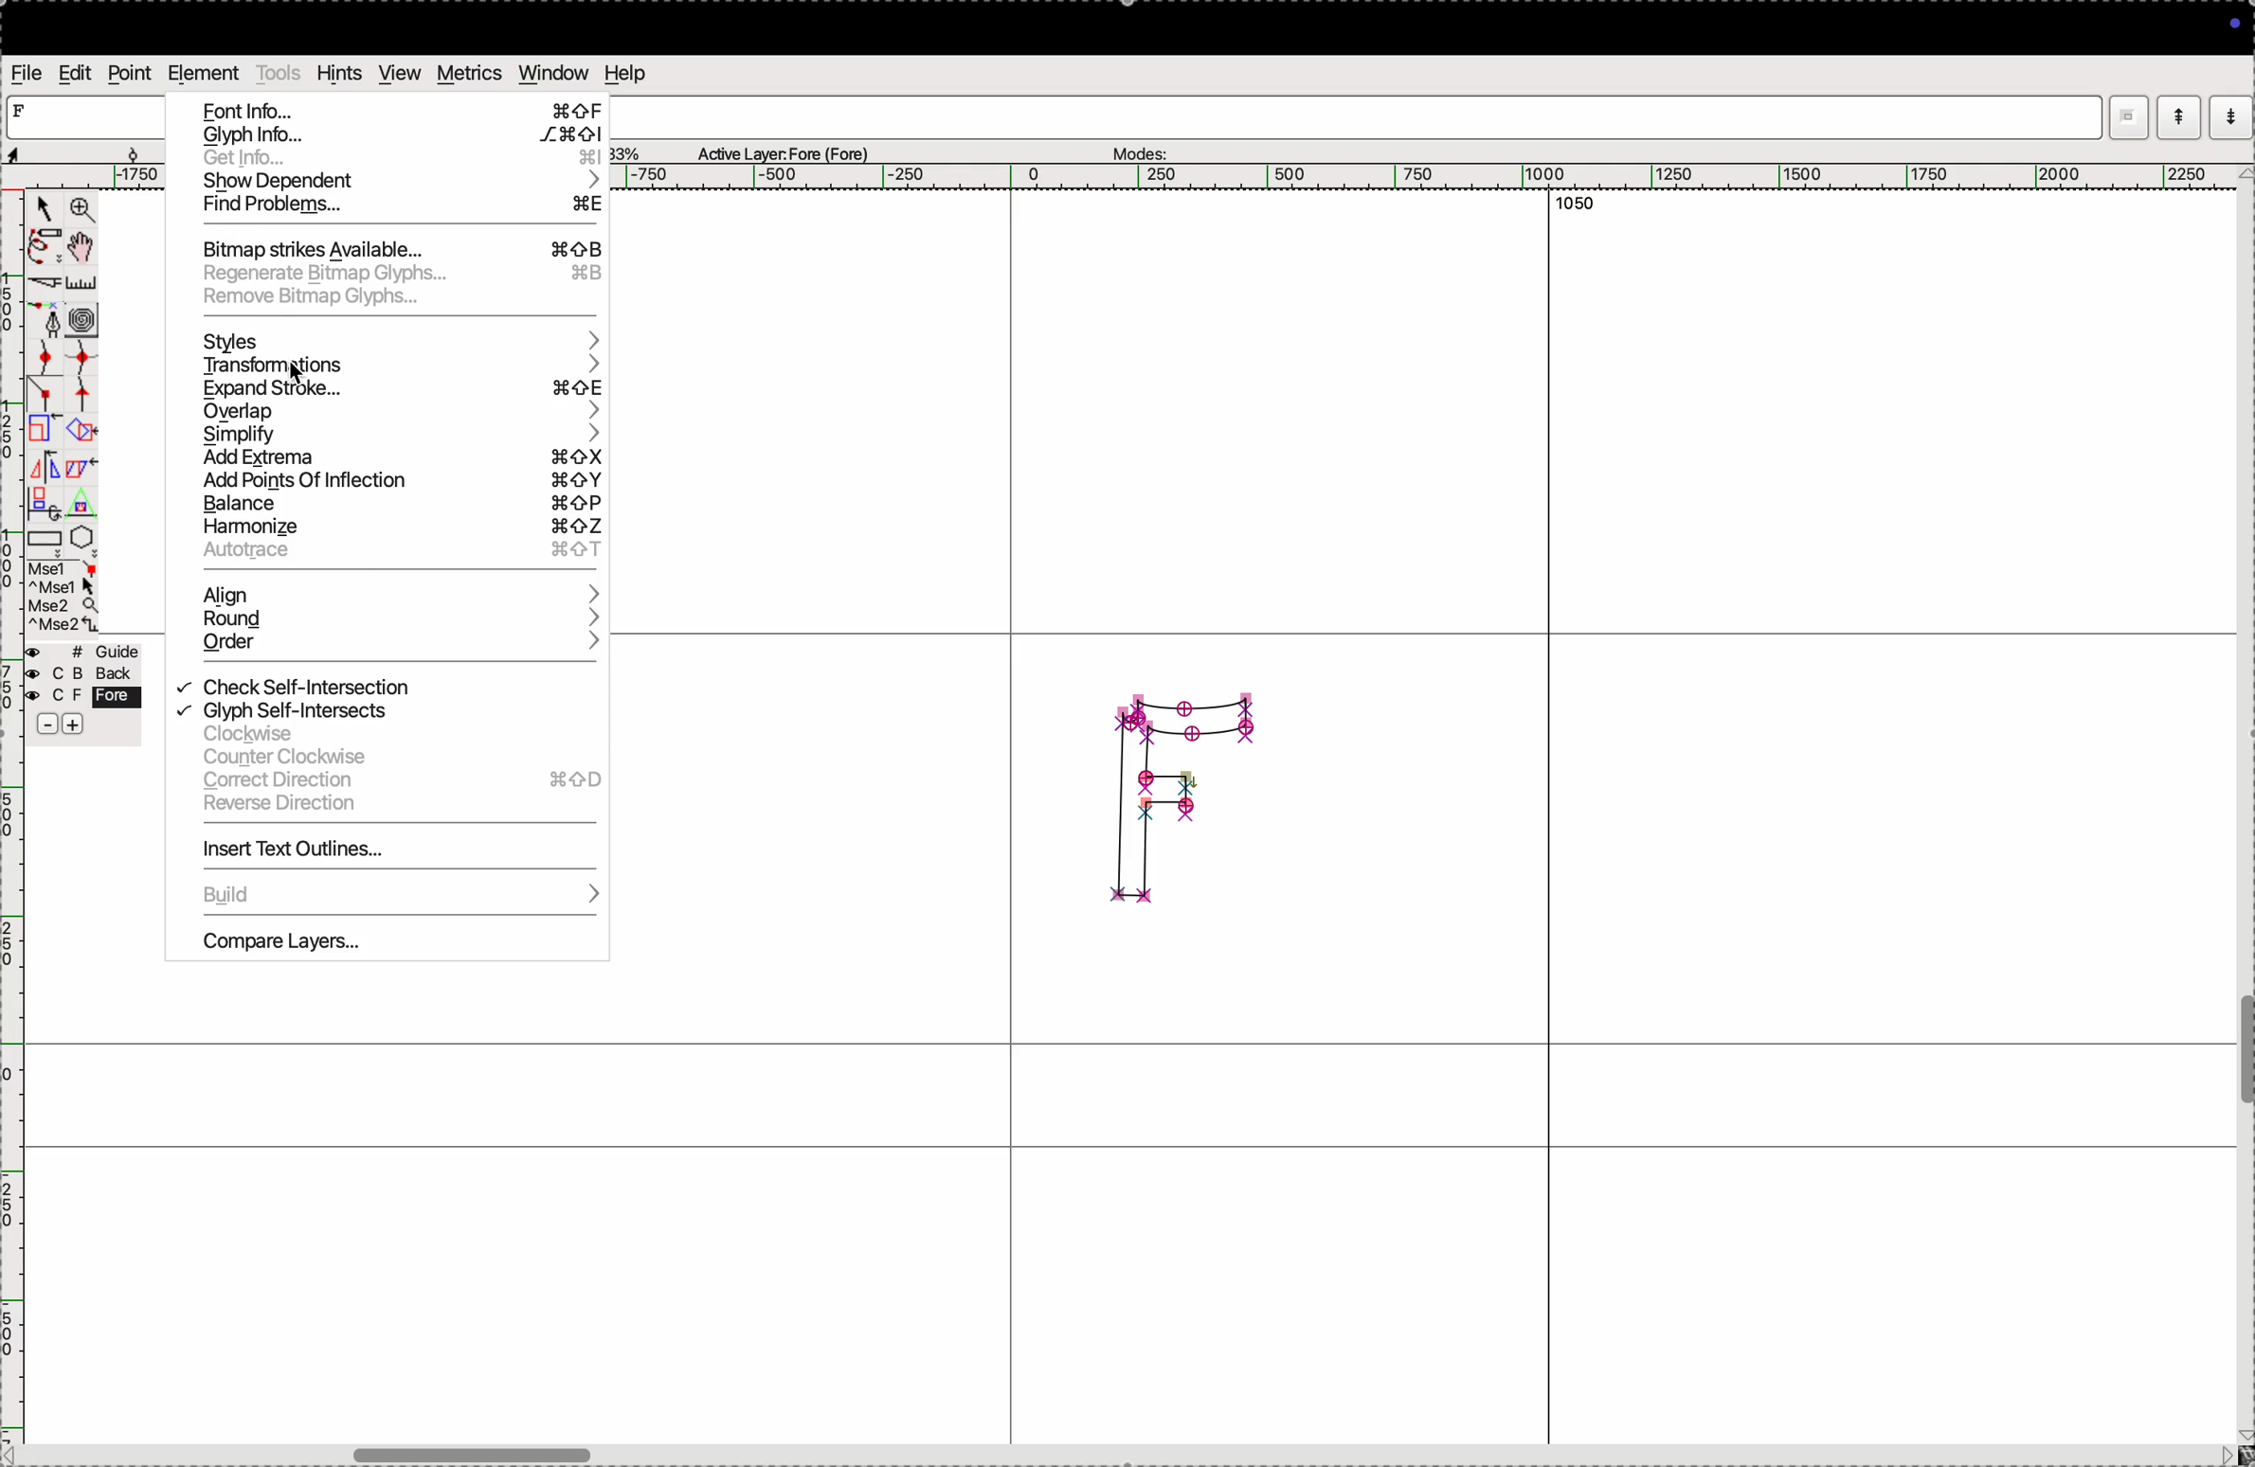  What do you see at coordinates (2231, 115) in the screenshot?
I see `mode down` at bounding box center [2231, 115].